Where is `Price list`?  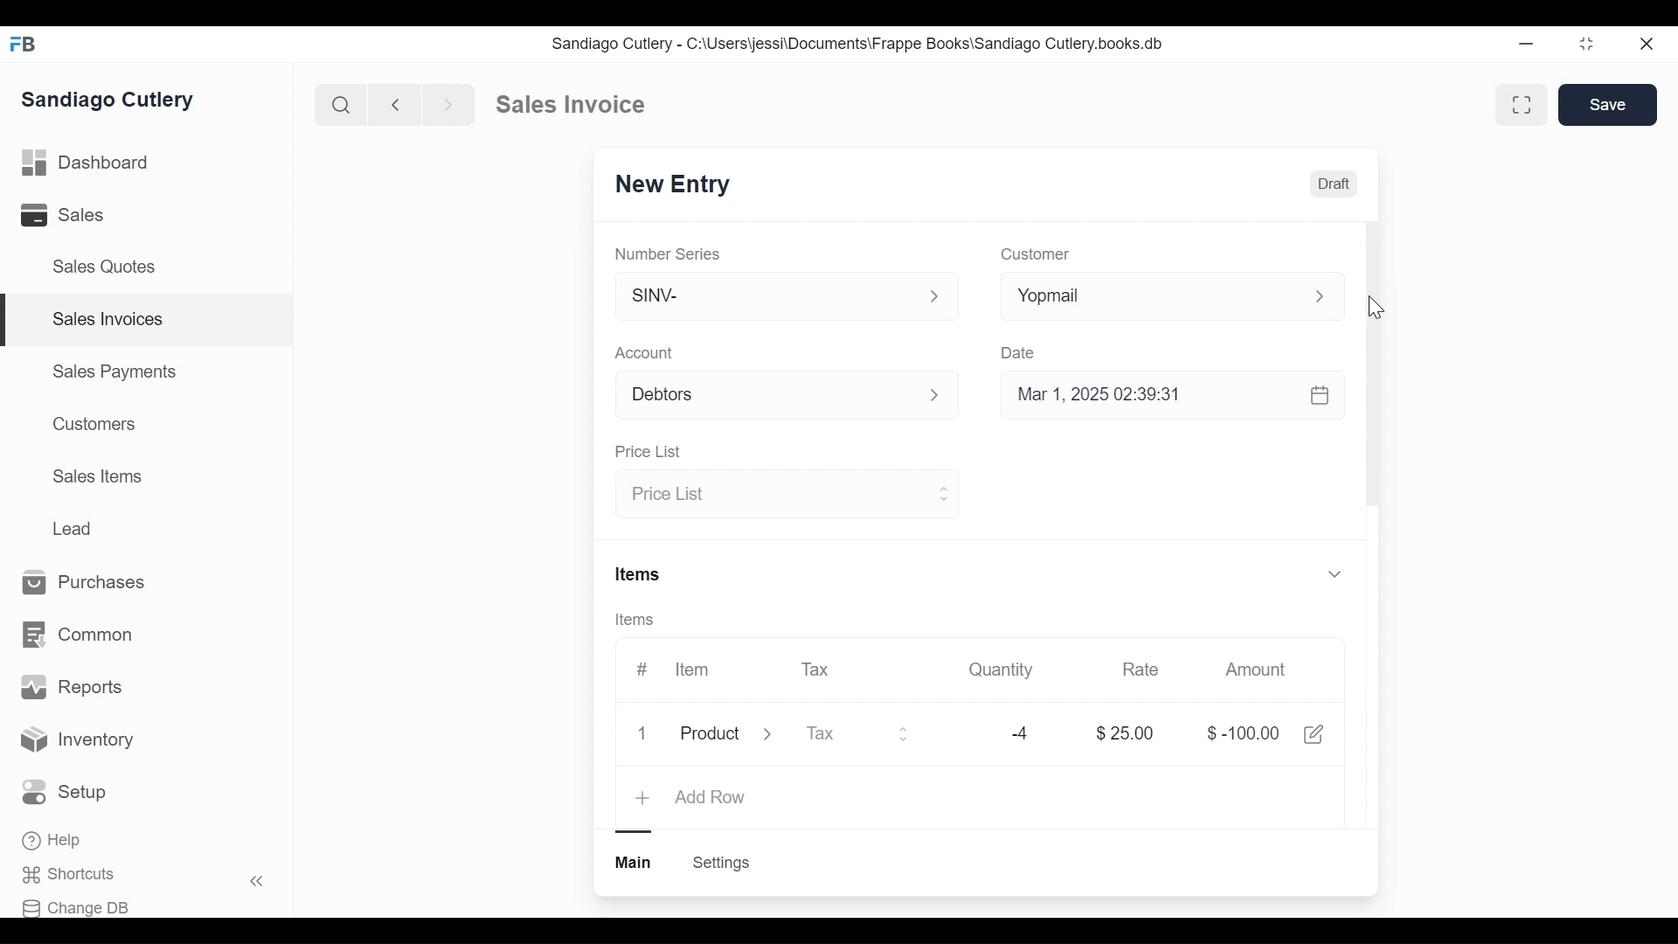 Price list is located at coordinates (648, 450).